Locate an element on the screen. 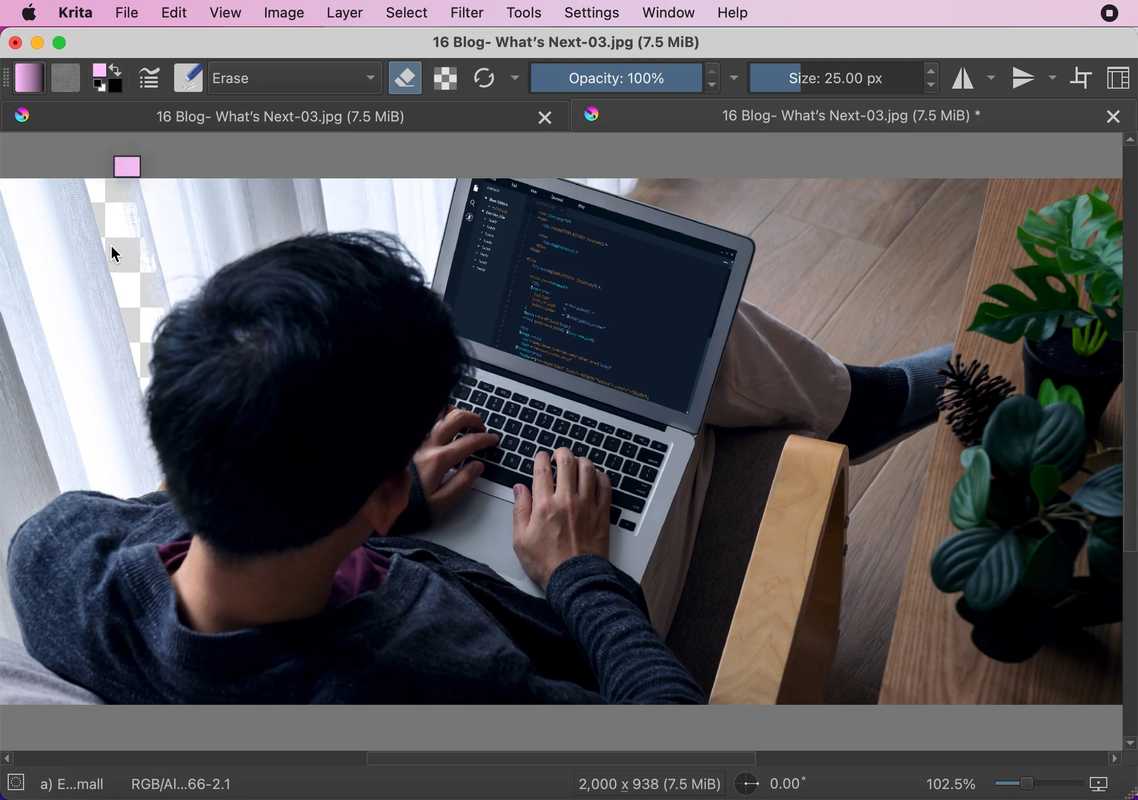 Image resolution: width=1138 pixels, height=800 pixels. window is located at coordinates (669, 13).